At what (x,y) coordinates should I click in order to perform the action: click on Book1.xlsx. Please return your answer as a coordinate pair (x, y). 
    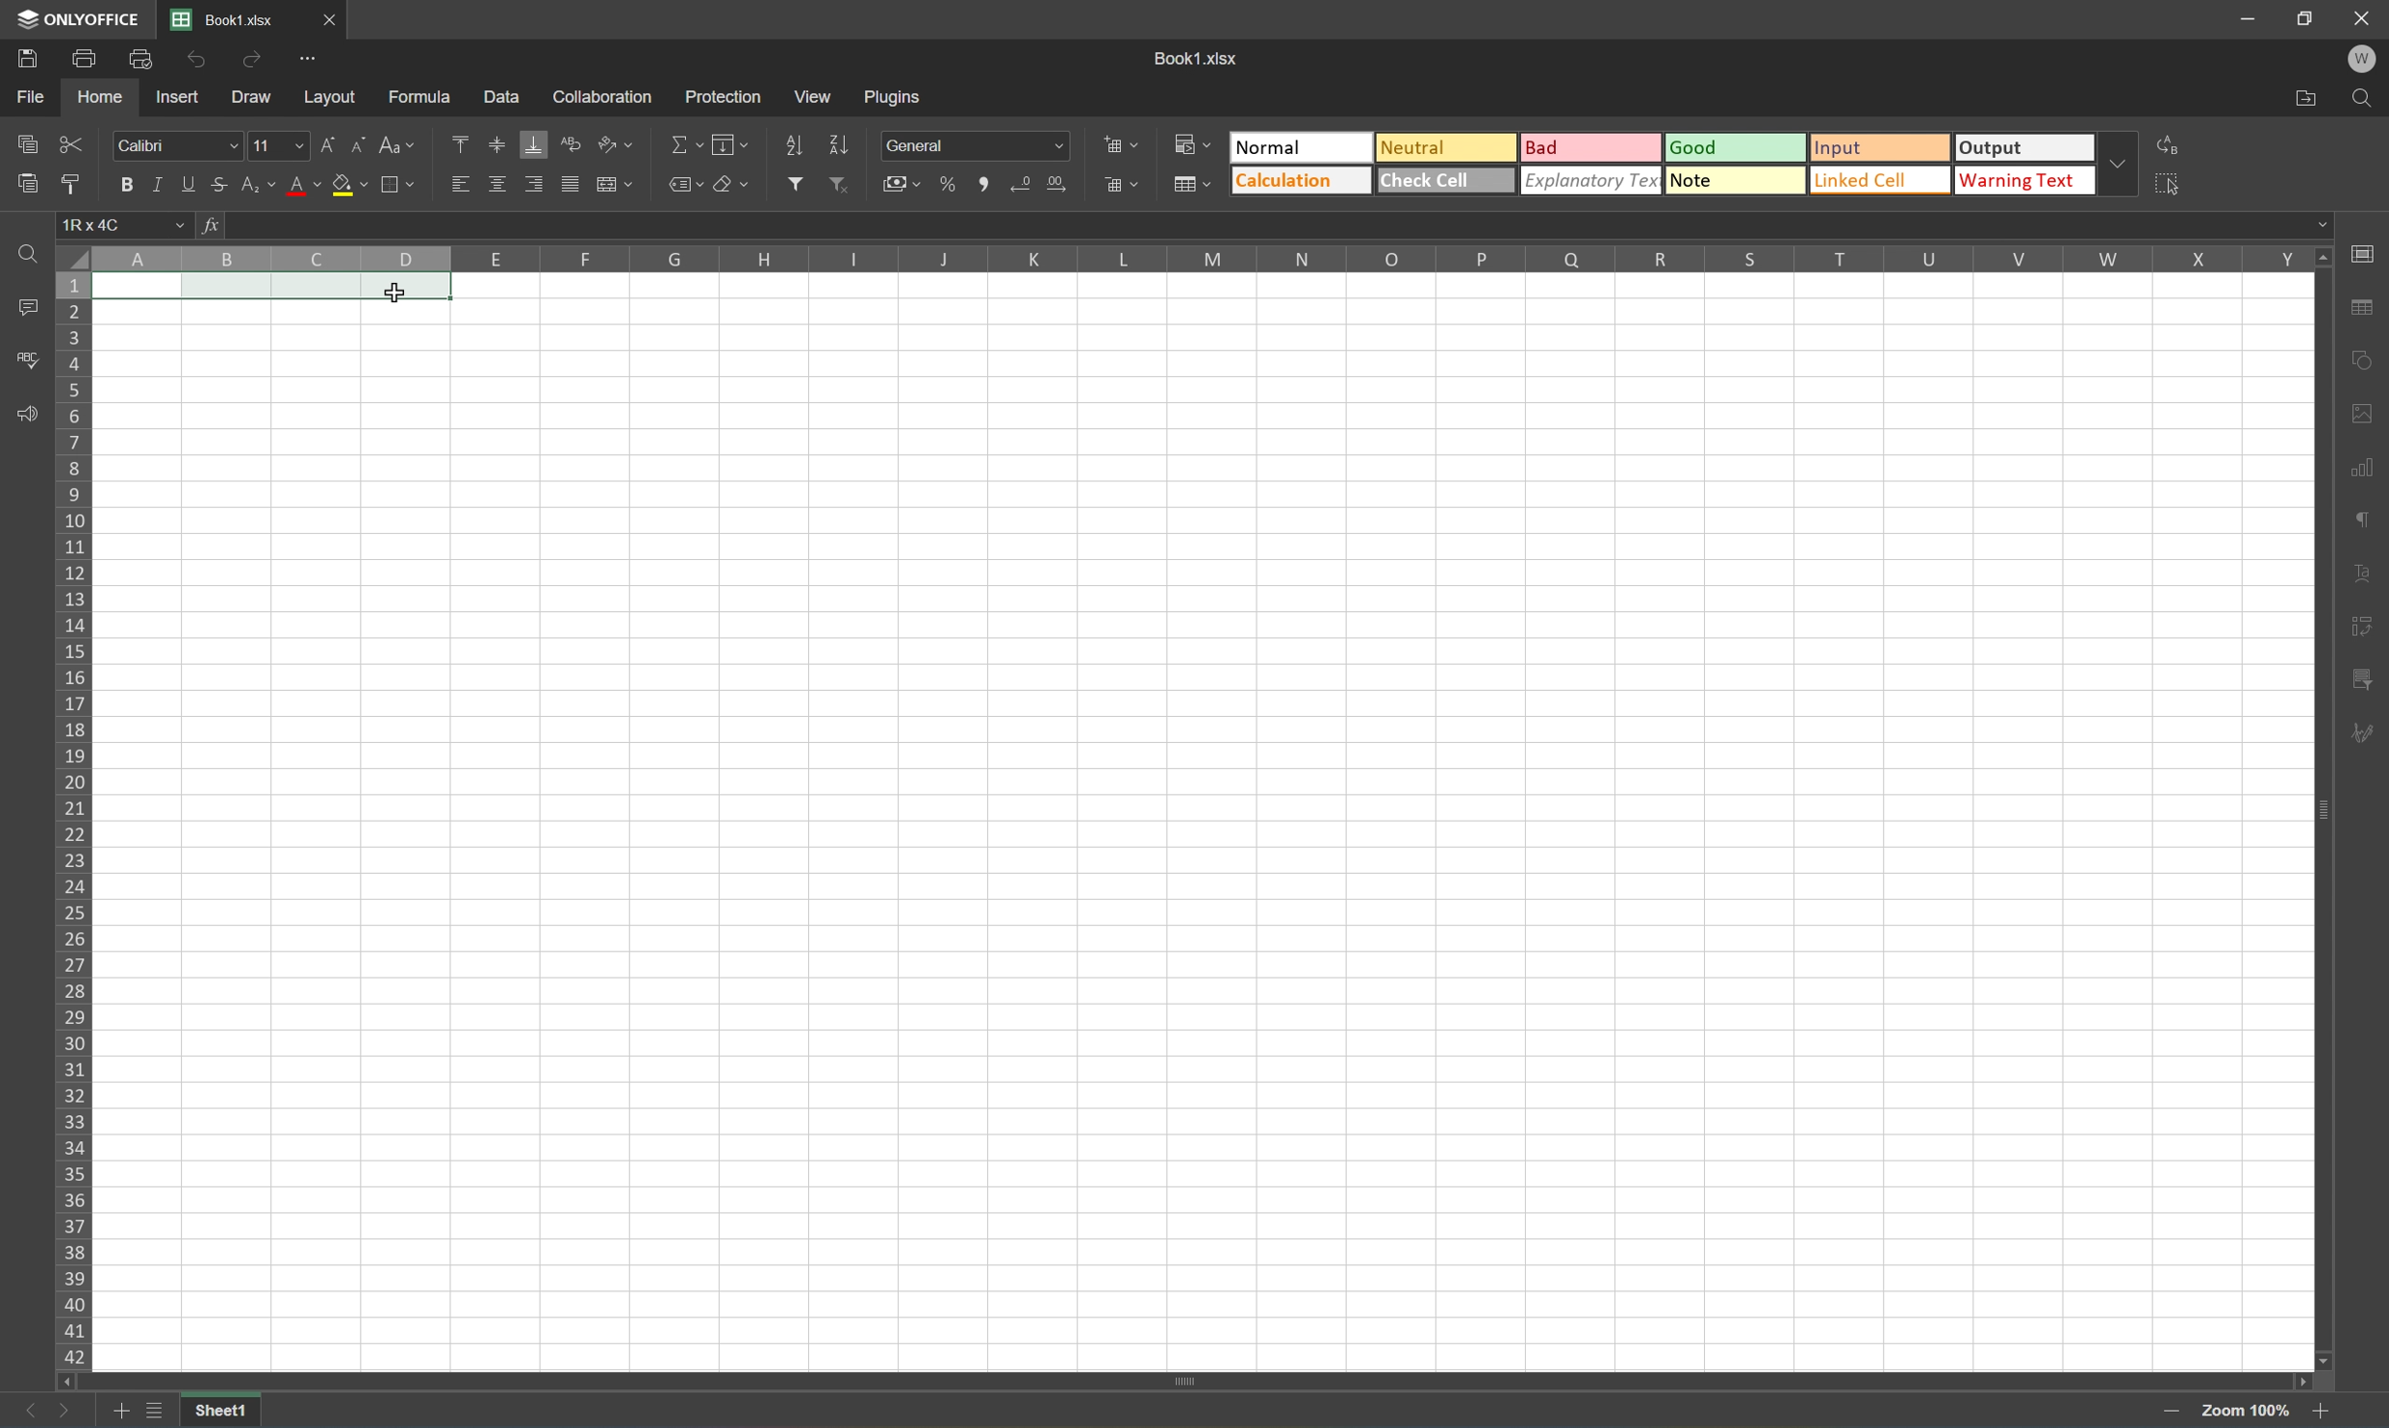
    Looking at the image, I should click on (1200, 57).